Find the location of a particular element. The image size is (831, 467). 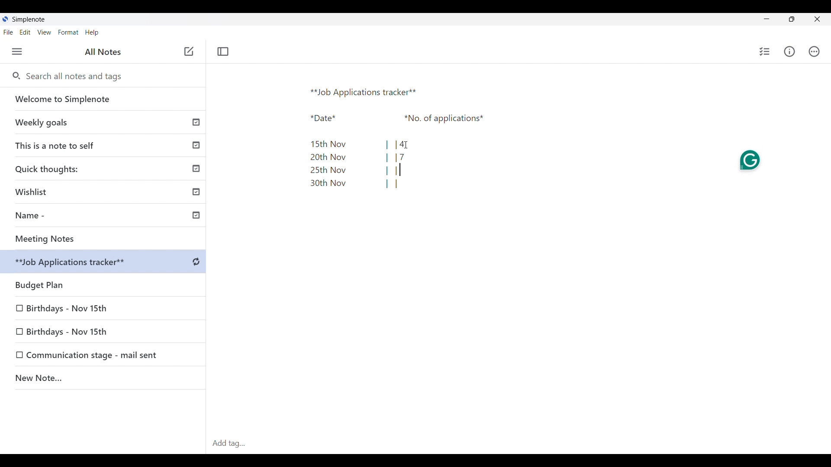

Quick thoughts is located at coordinates (104, 168).